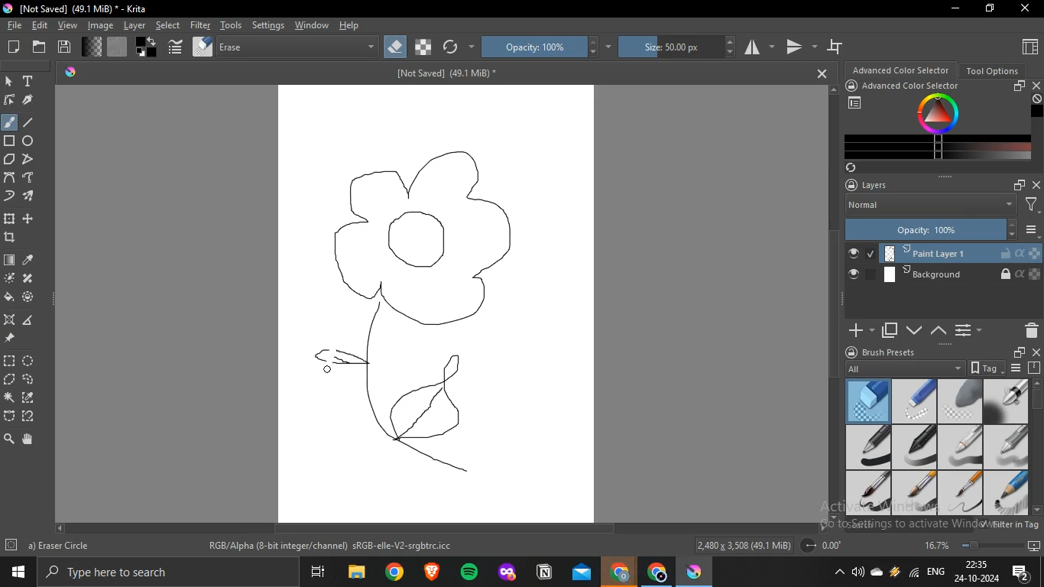  I want to click on Hidebar, so click(838, 572).